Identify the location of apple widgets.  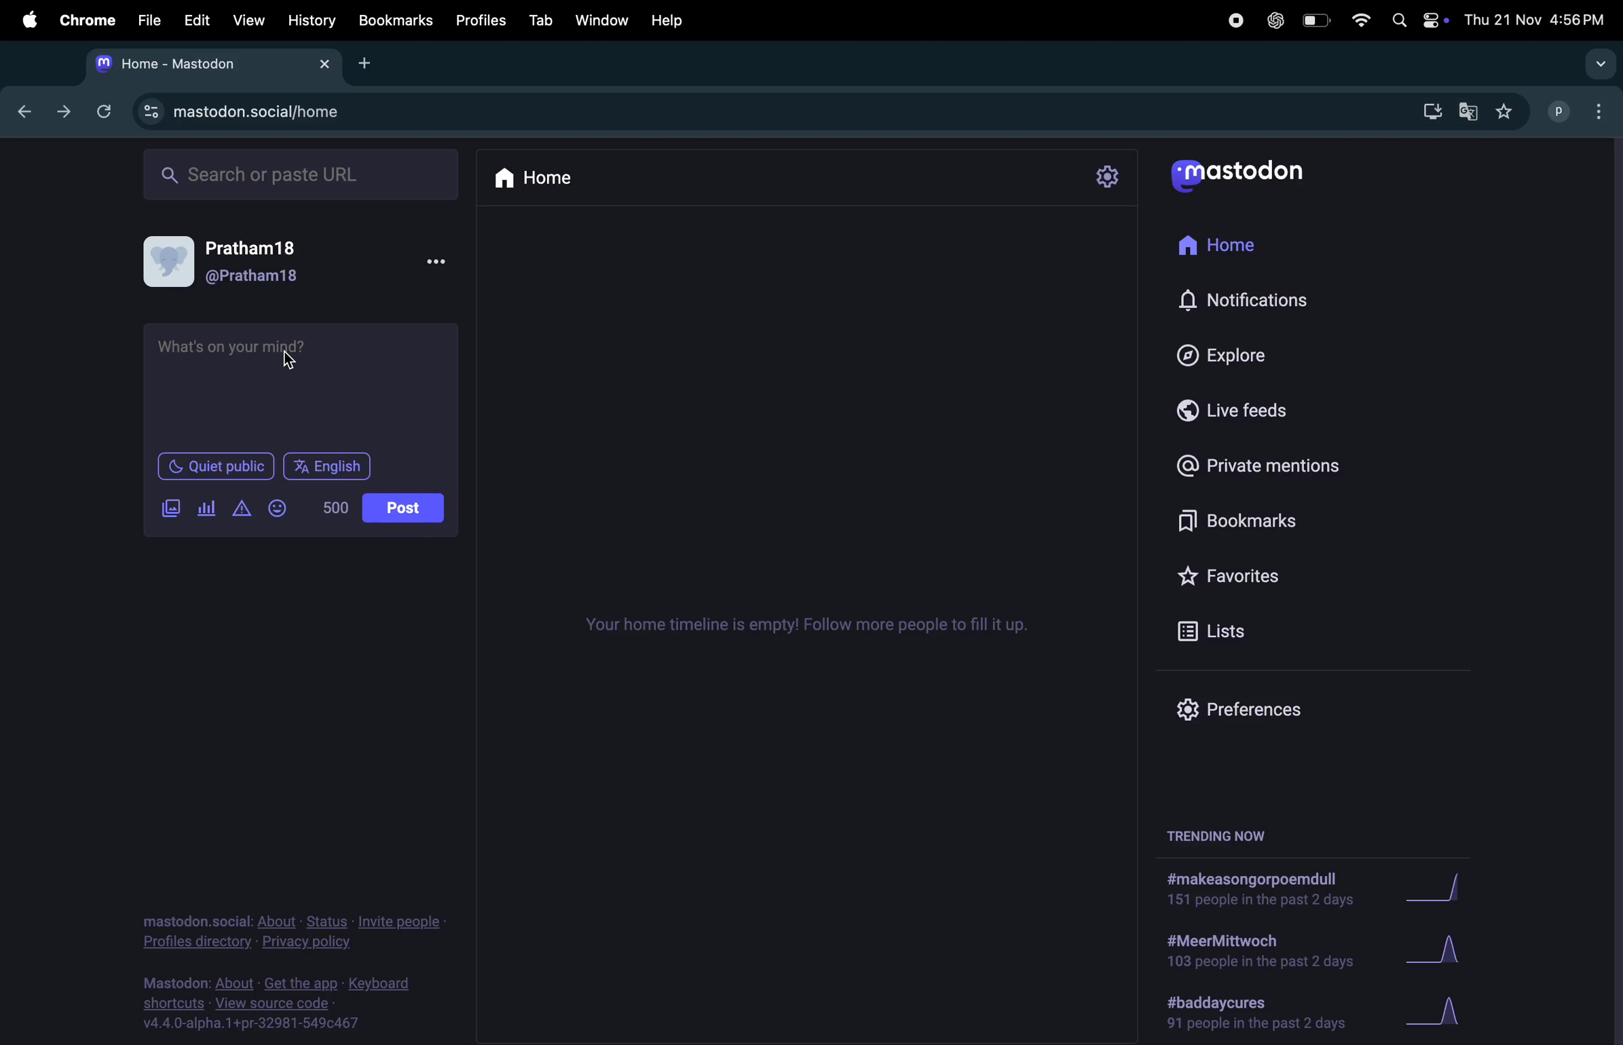
(1435, 20).